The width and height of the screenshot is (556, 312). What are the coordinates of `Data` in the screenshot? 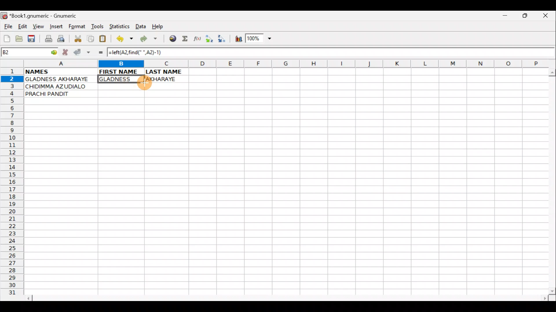 It's located at (140, 26).